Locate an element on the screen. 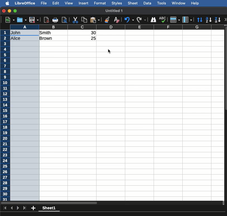  Previous sheet is located at coordinates (12, 208).